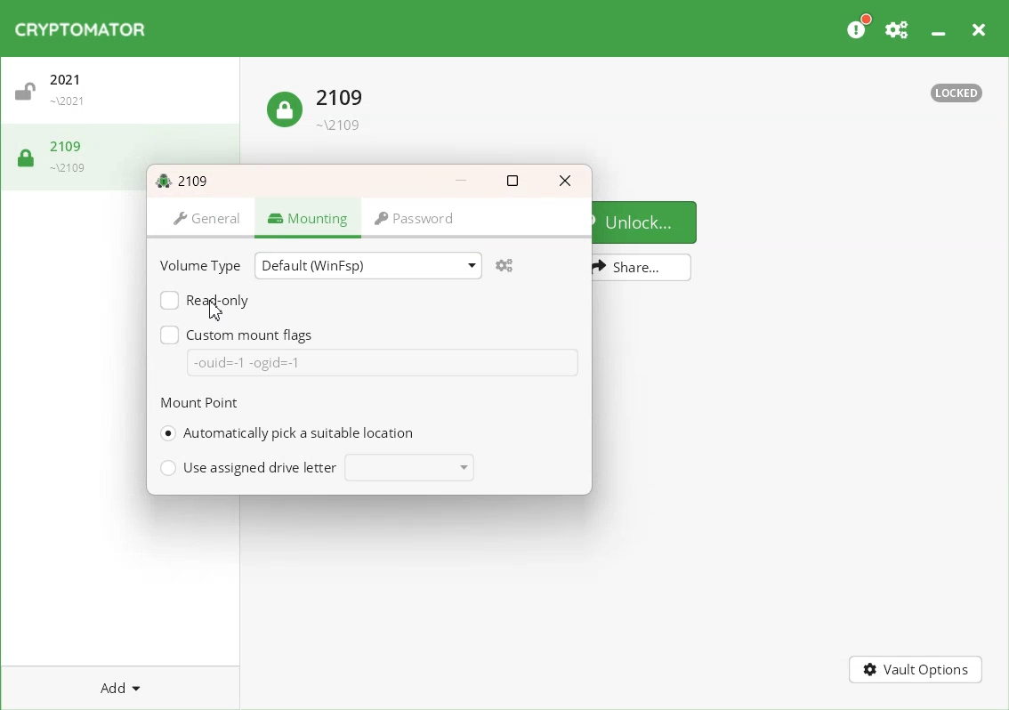 This screenshot has height=710, width=1009. I want to click on Please Consider donating, so click(859, 28).